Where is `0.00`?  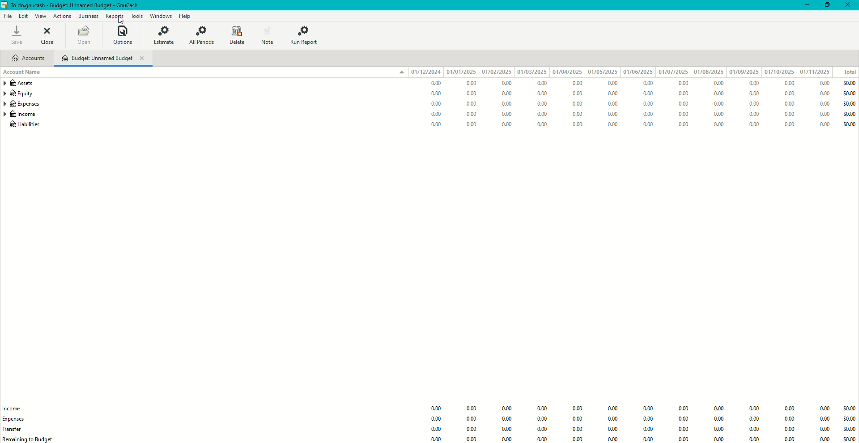 0.00 is located at coordinates (543, 419).